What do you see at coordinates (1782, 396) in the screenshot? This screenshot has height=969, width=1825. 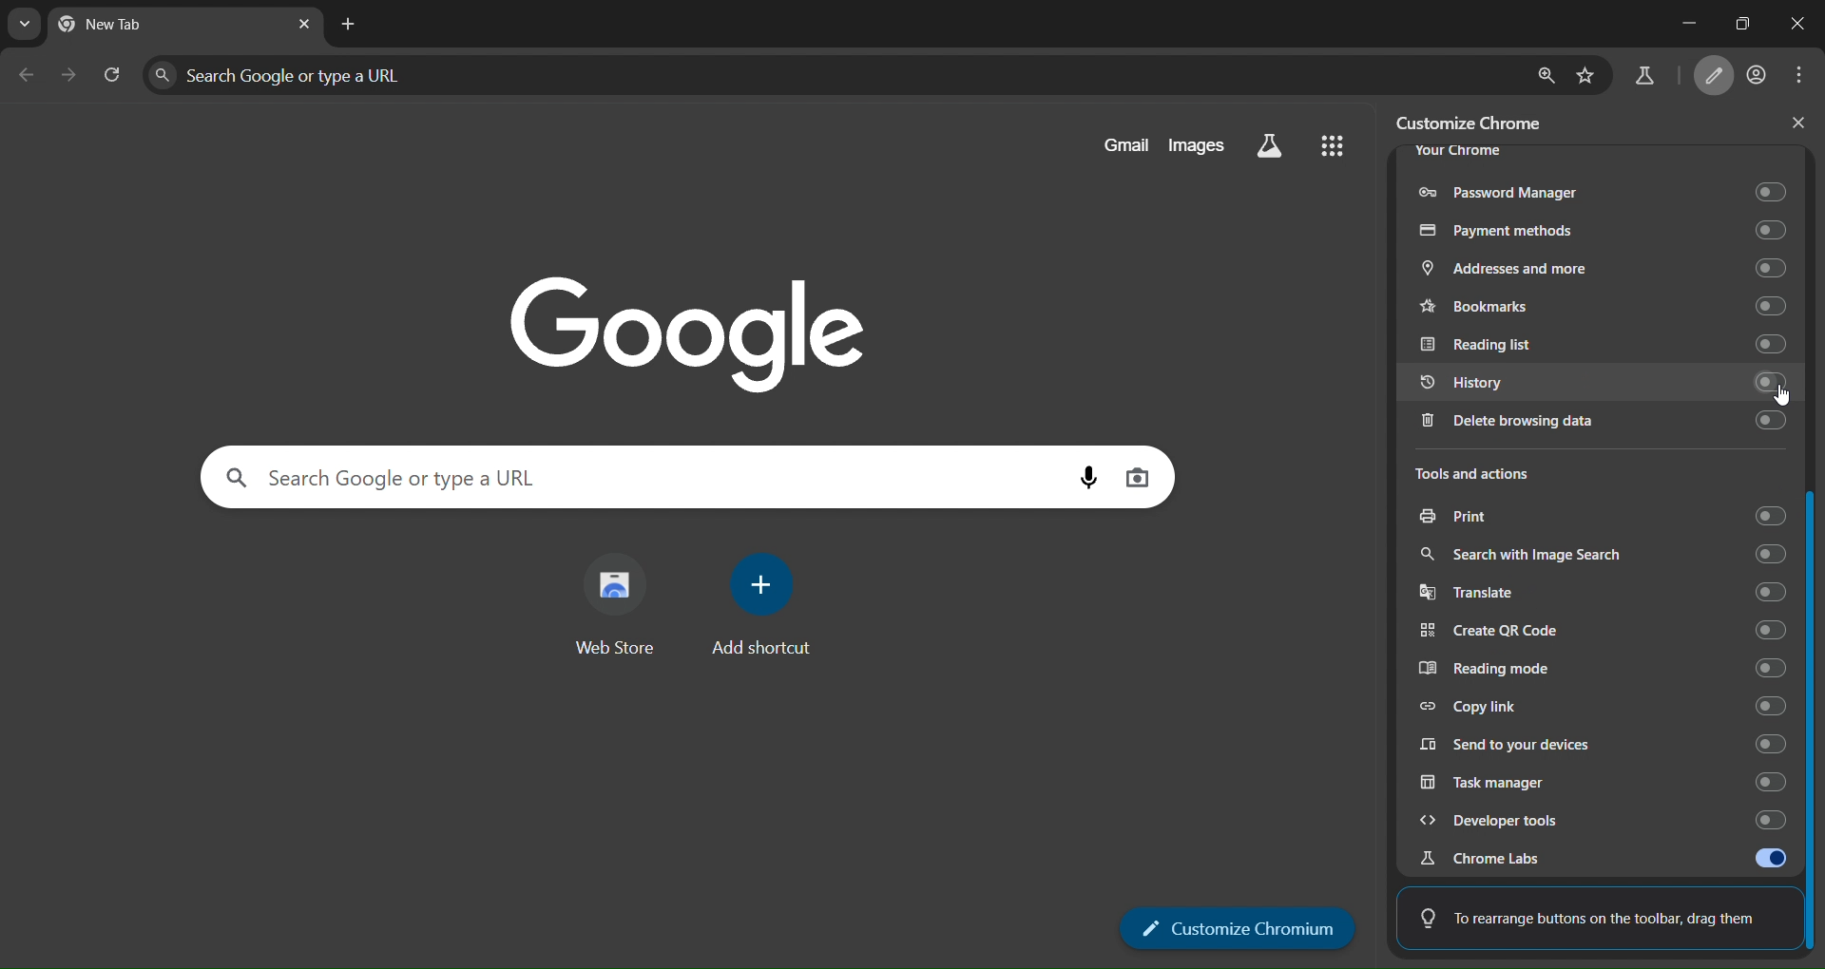 I see `Cursor` at bounding box center [1782, 396].